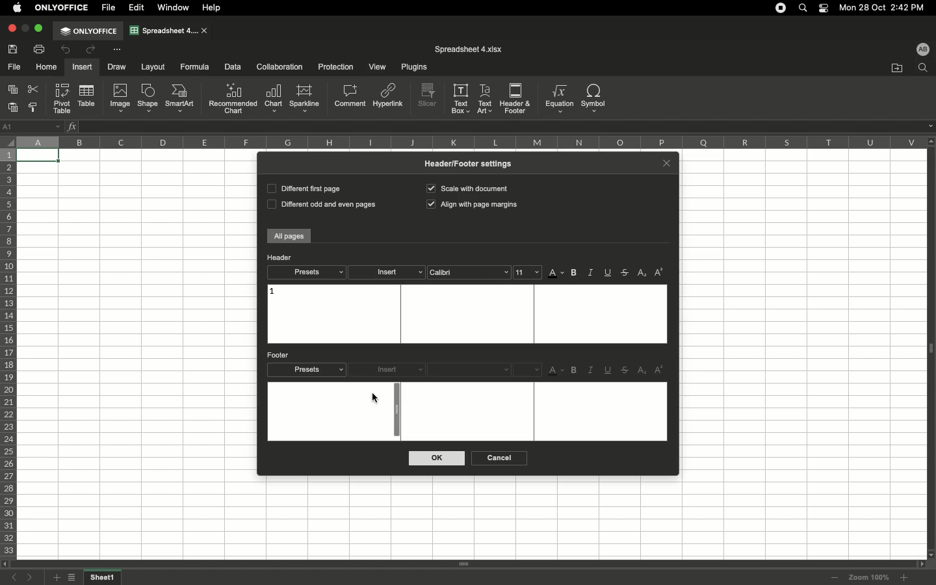 The image size is (936, 585). Describe the element at coordinates (922, 68) in the screenshot. I see `Find` at that location.